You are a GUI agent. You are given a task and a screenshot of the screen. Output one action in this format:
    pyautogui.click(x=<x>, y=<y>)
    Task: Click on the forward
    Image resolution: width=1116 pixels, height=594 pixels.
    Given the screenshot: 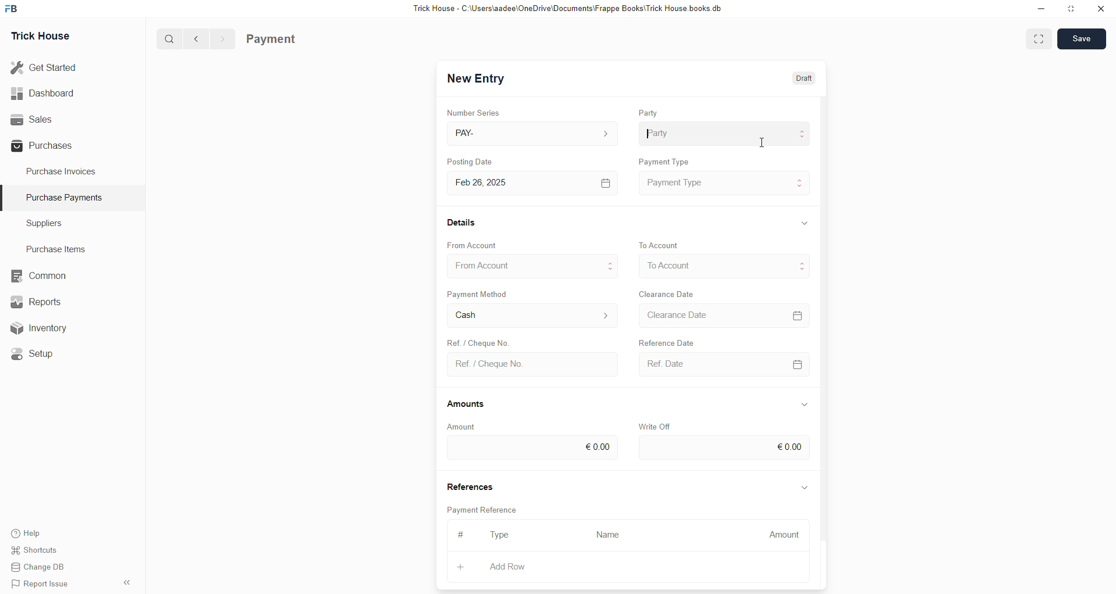 What is the action you would take?
    pyautogui.click(x=222, y=39)
    